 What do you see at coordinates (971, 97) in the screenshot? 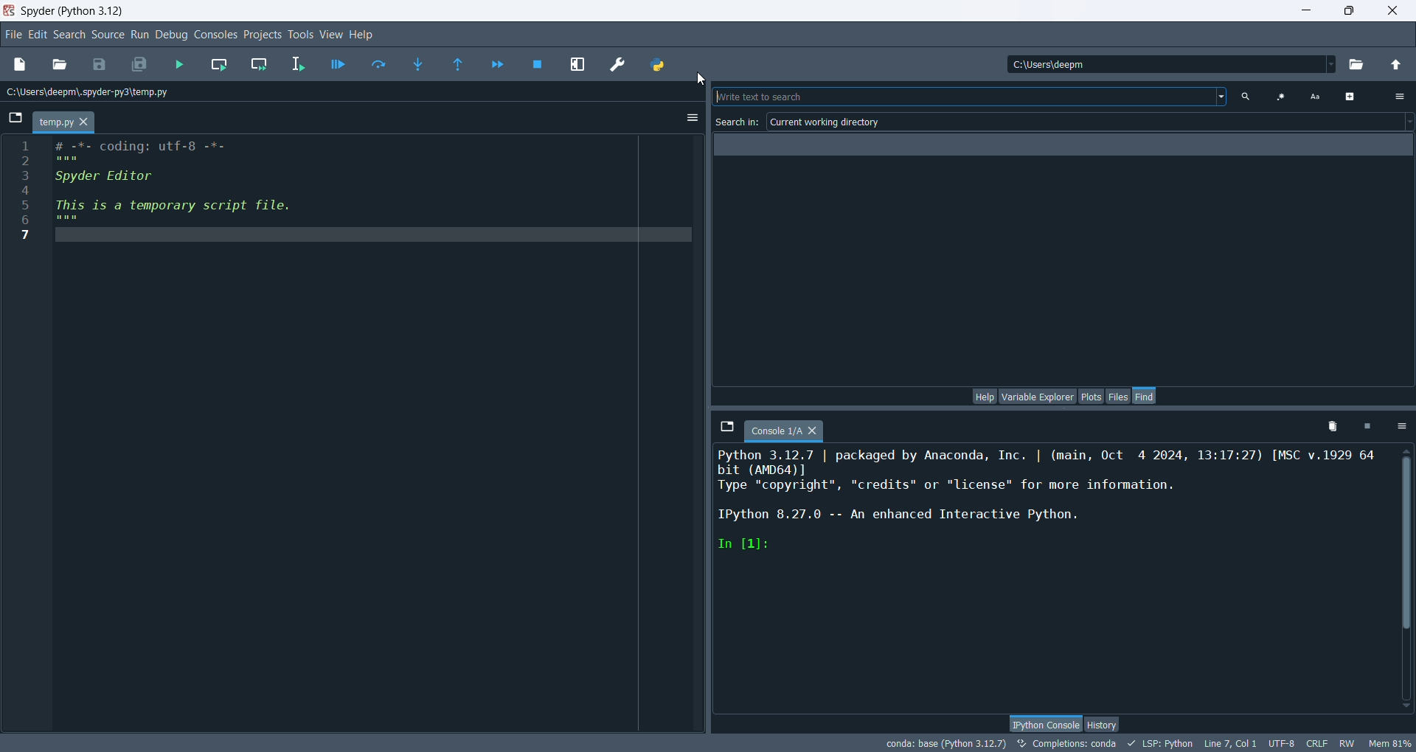
I see `write text to search` at bounding box center [971, 97].